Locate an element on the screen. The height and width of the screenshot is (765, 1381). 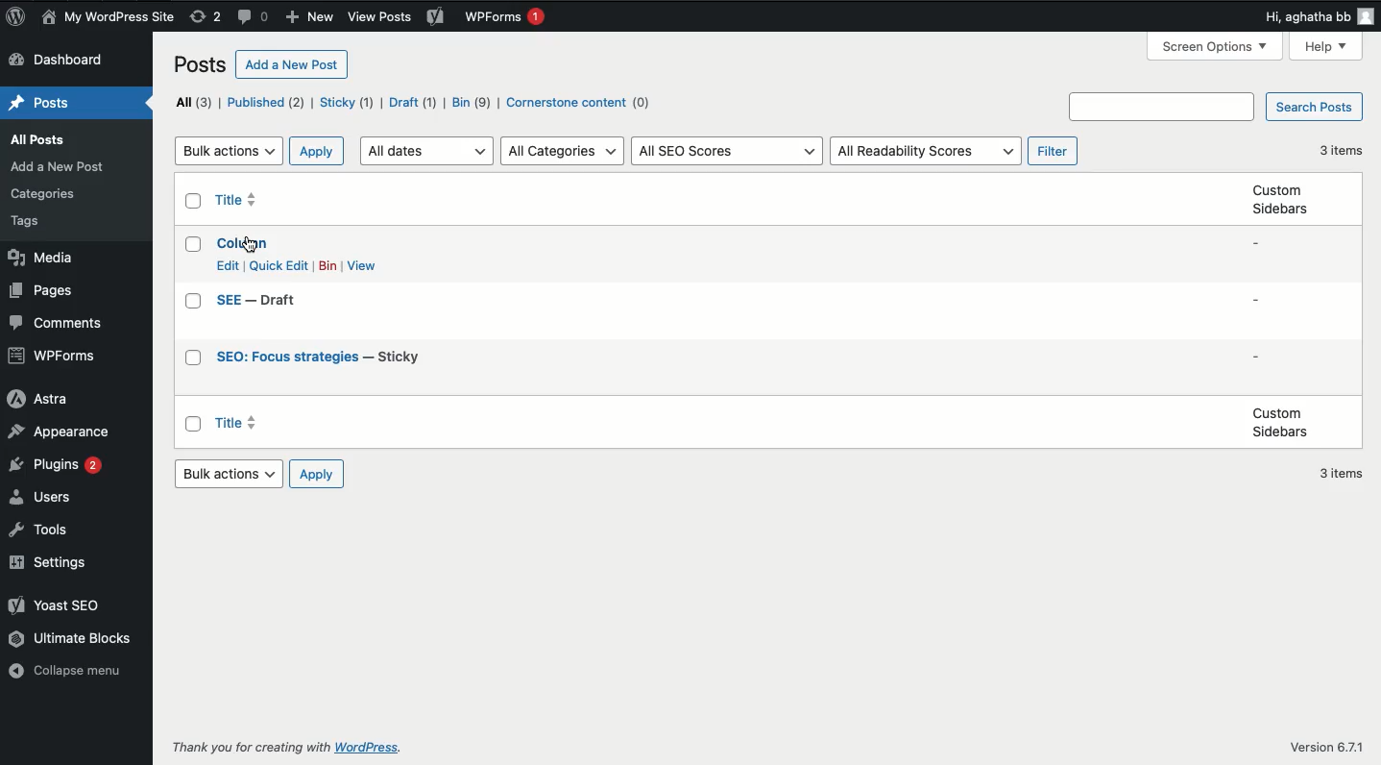
Posts is located at coordinates (39, 101).